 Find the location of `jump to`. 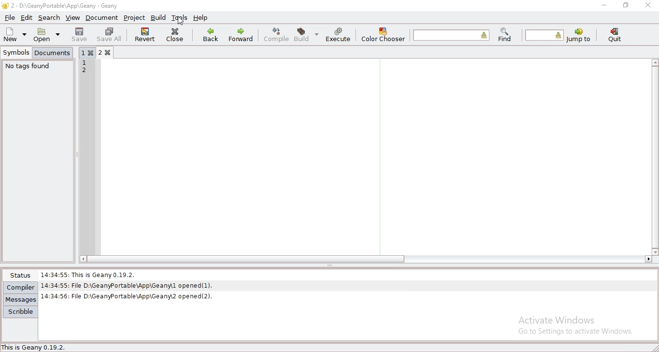

jump to is located at coordinates (578, 36).